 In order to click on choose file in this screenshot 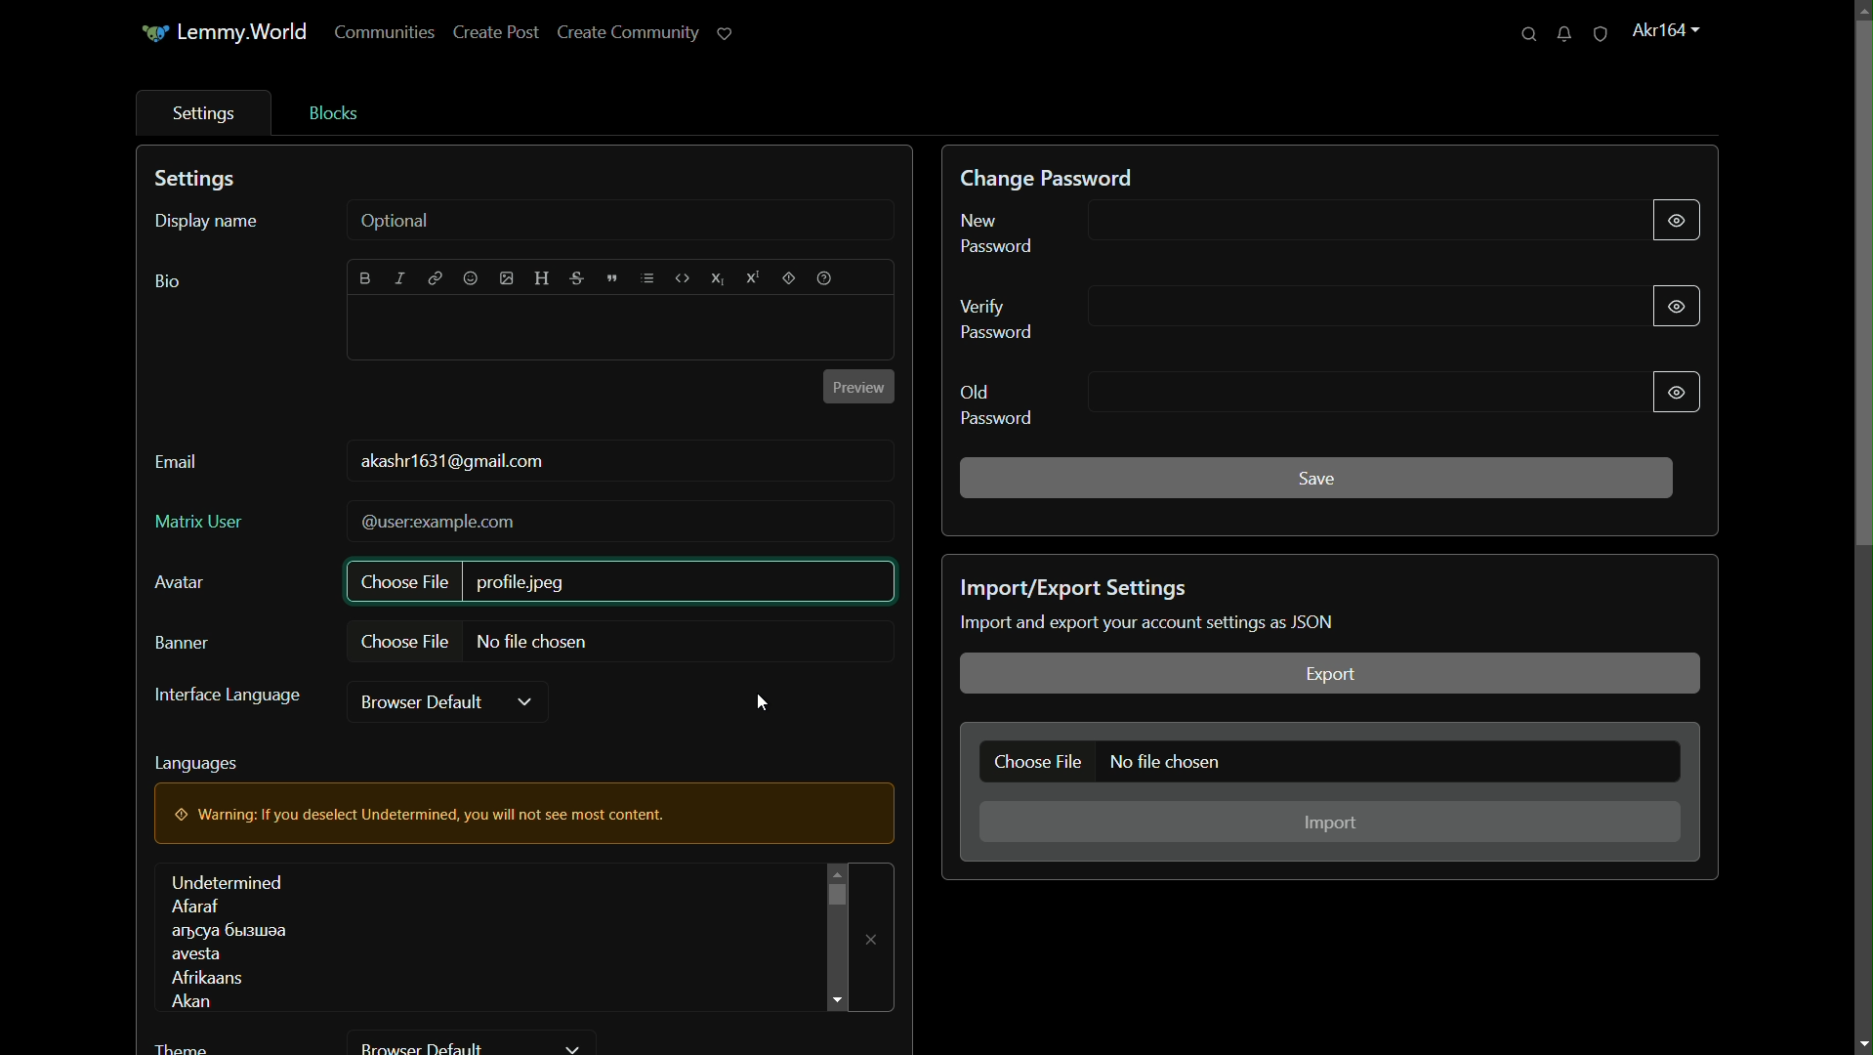, I will do `click(405, 643)`.